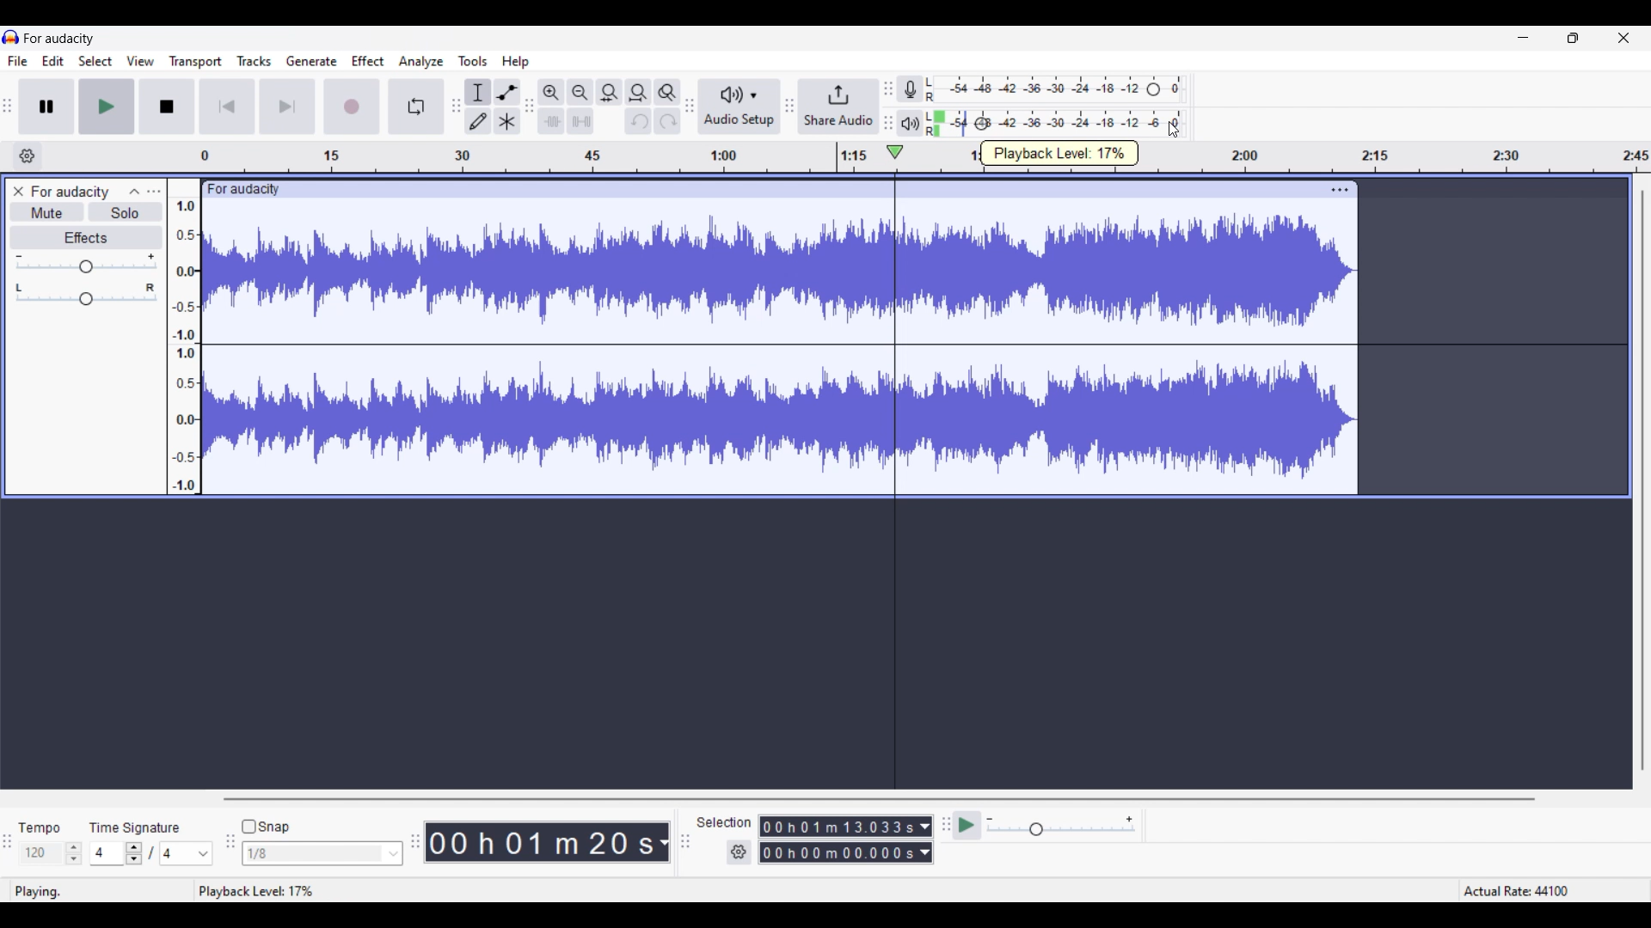  I want to click on Track name, so click(71, 192).